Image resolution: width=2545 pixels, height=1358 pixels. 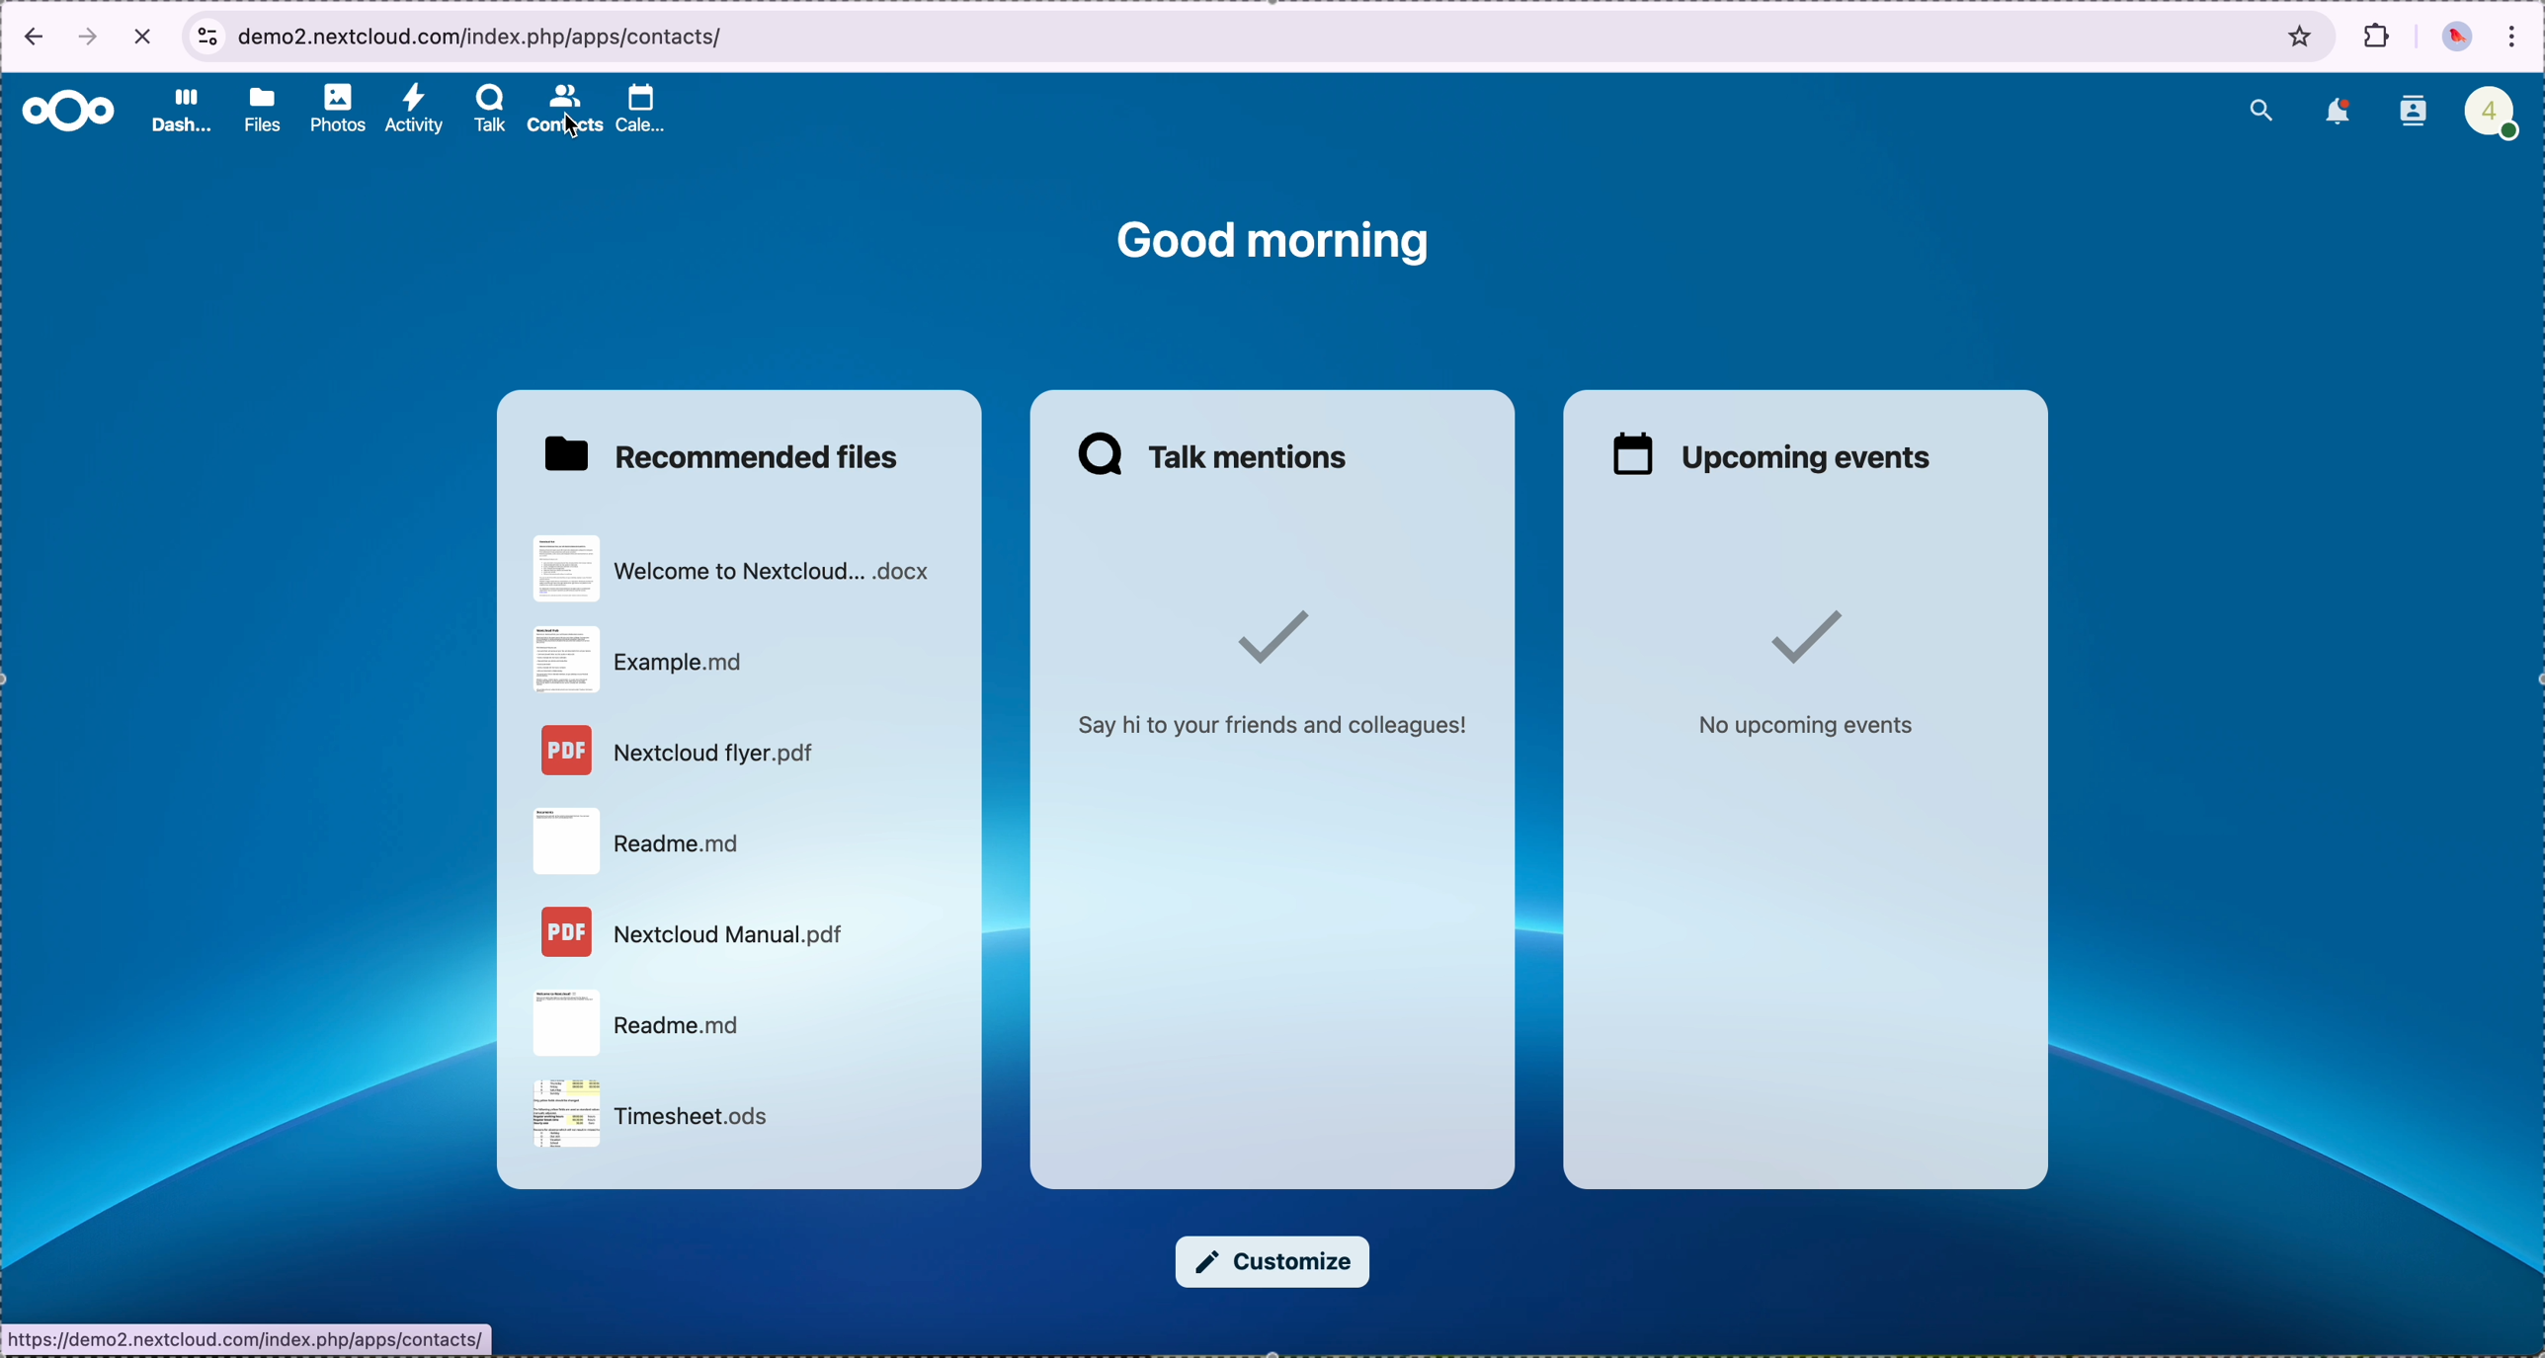 I want to click on customize and control Google Chrome, so click(x=2514, y=35).